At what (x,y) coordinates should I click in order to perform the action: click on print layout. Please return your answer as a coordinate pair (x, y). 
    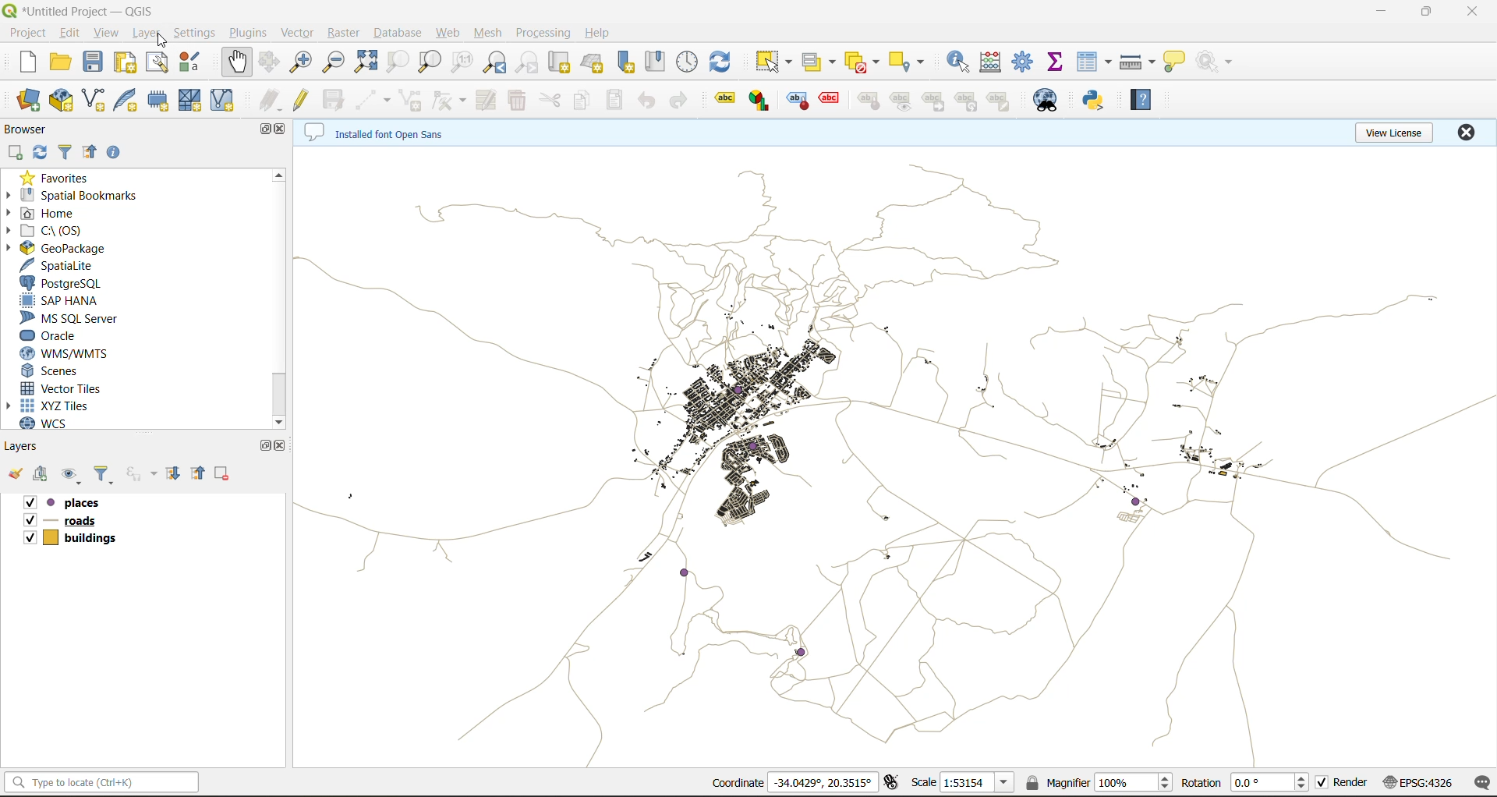
    Looking at the image, I should click on (125, 62).